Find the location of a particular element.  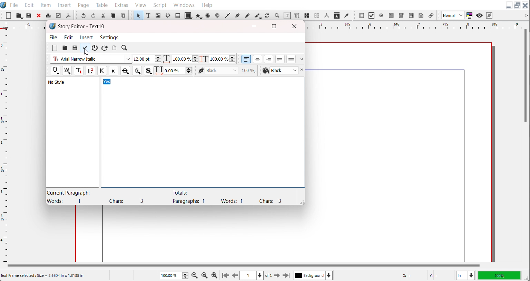

Text is located at coordinates (82, 27).